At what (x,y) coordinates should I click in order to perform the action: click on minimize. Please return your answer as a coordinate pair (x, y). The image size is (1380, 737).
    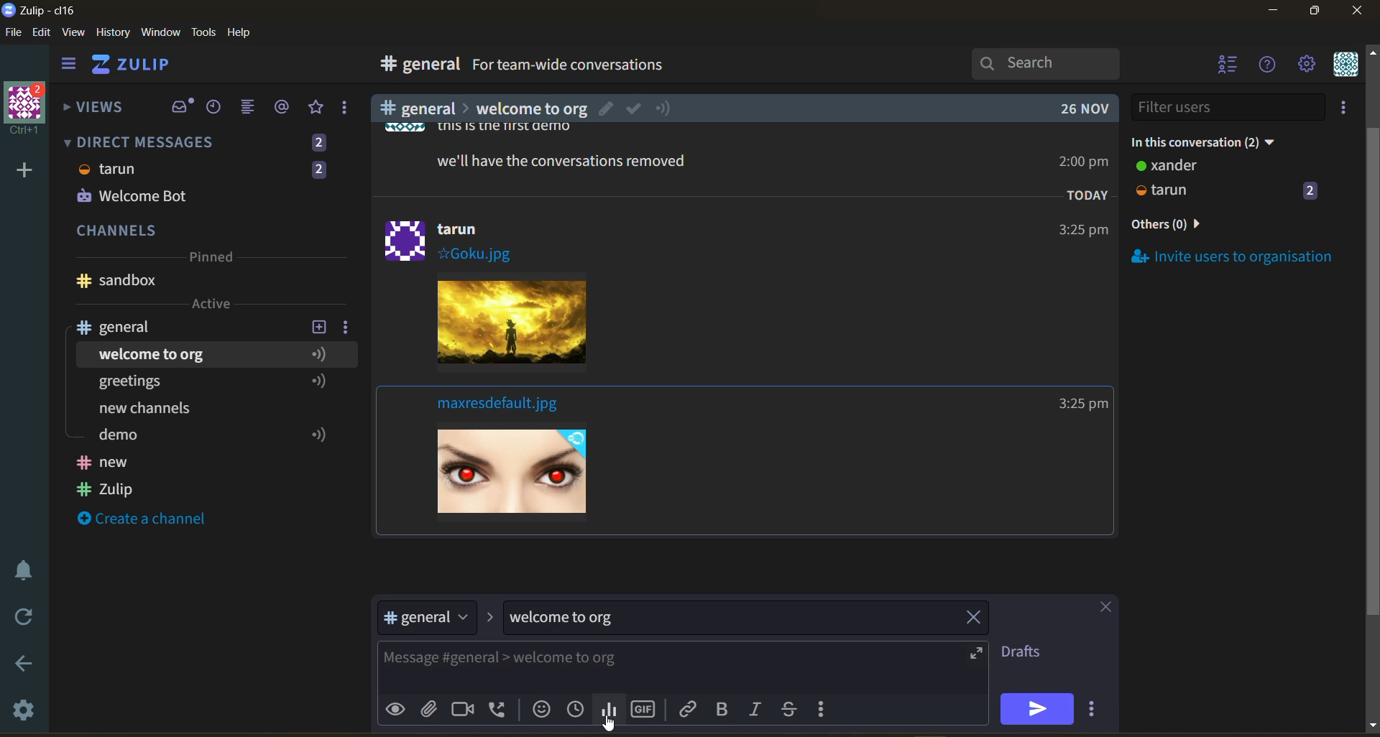
    Looking at the image, I should click on (1273, 13).